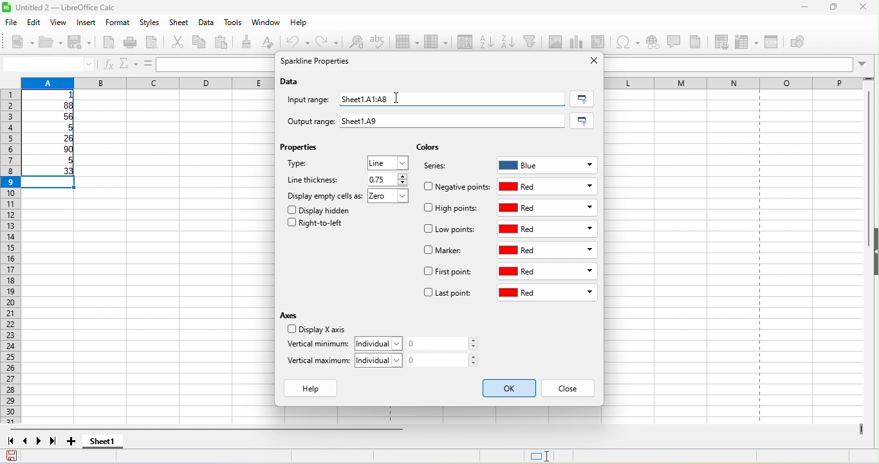  Describe the element at coordinates (748, 42) in the screenshot. I see `freeze rows and column` at that location.